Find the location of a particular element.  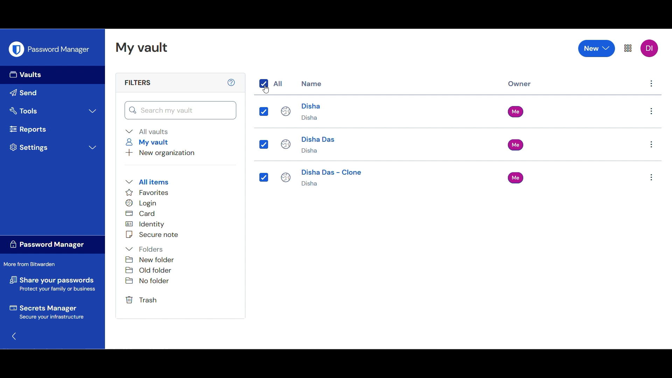

Me is located at coordinates (516, 145).